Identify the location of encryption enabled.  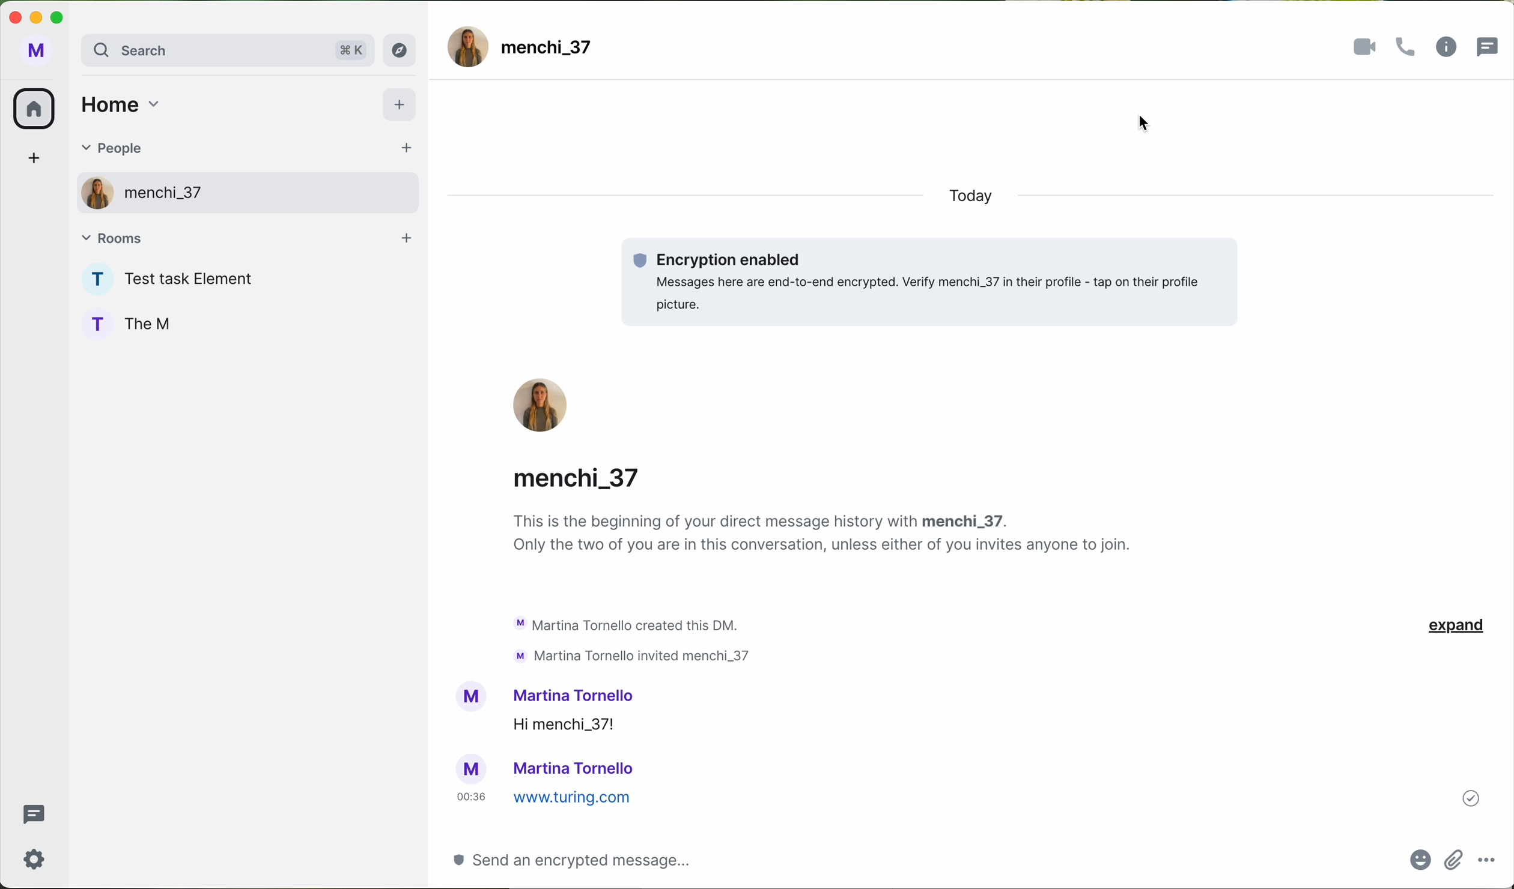
(930, 283).